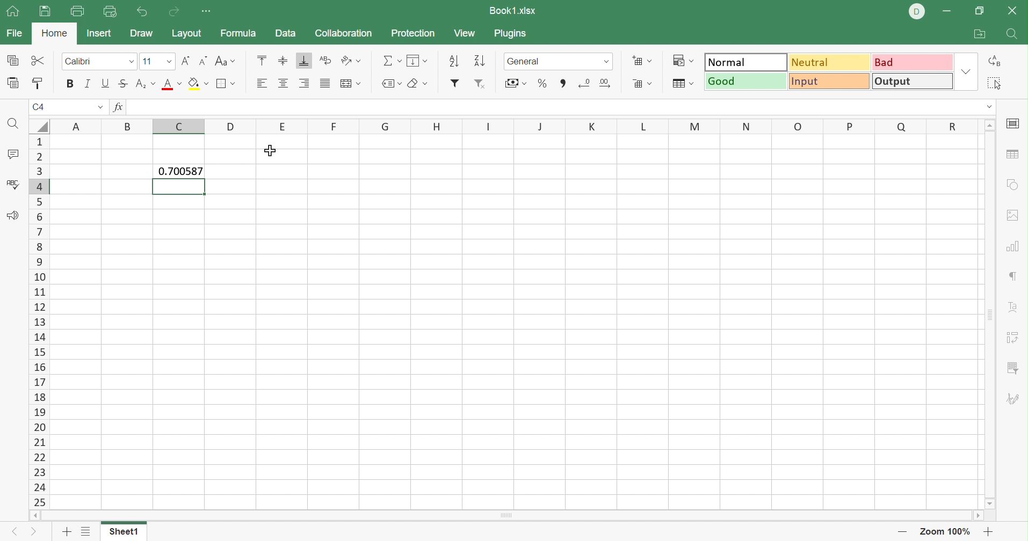  I want to click on Align left, so click(262, 83).